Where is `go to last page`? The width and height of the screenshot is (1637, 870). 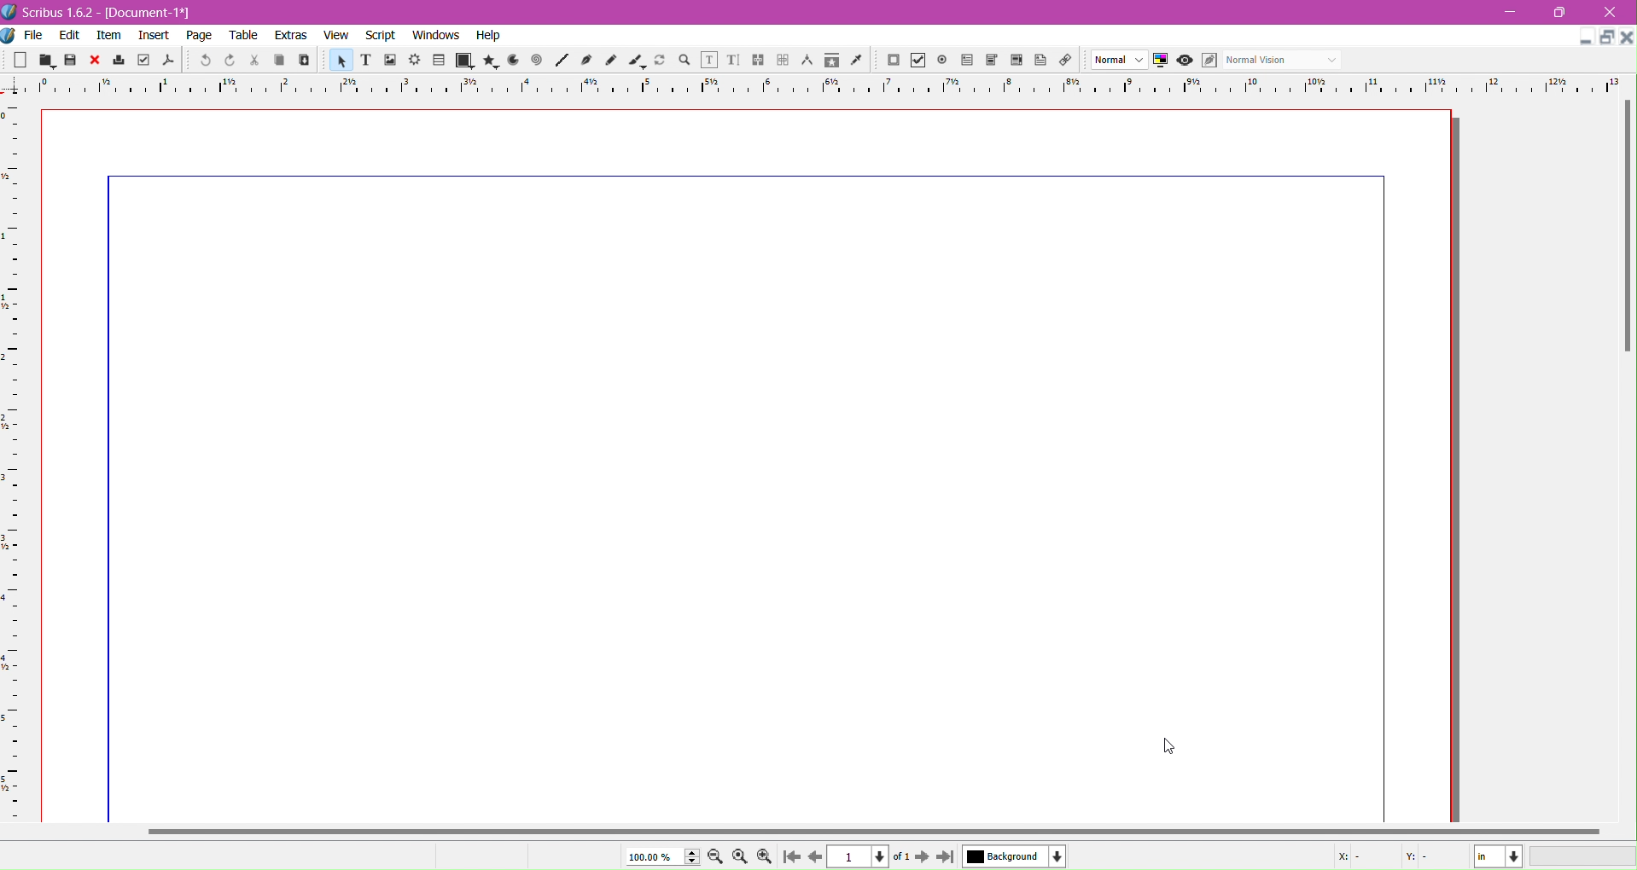 go to last page is located at coordinates (945, 858).